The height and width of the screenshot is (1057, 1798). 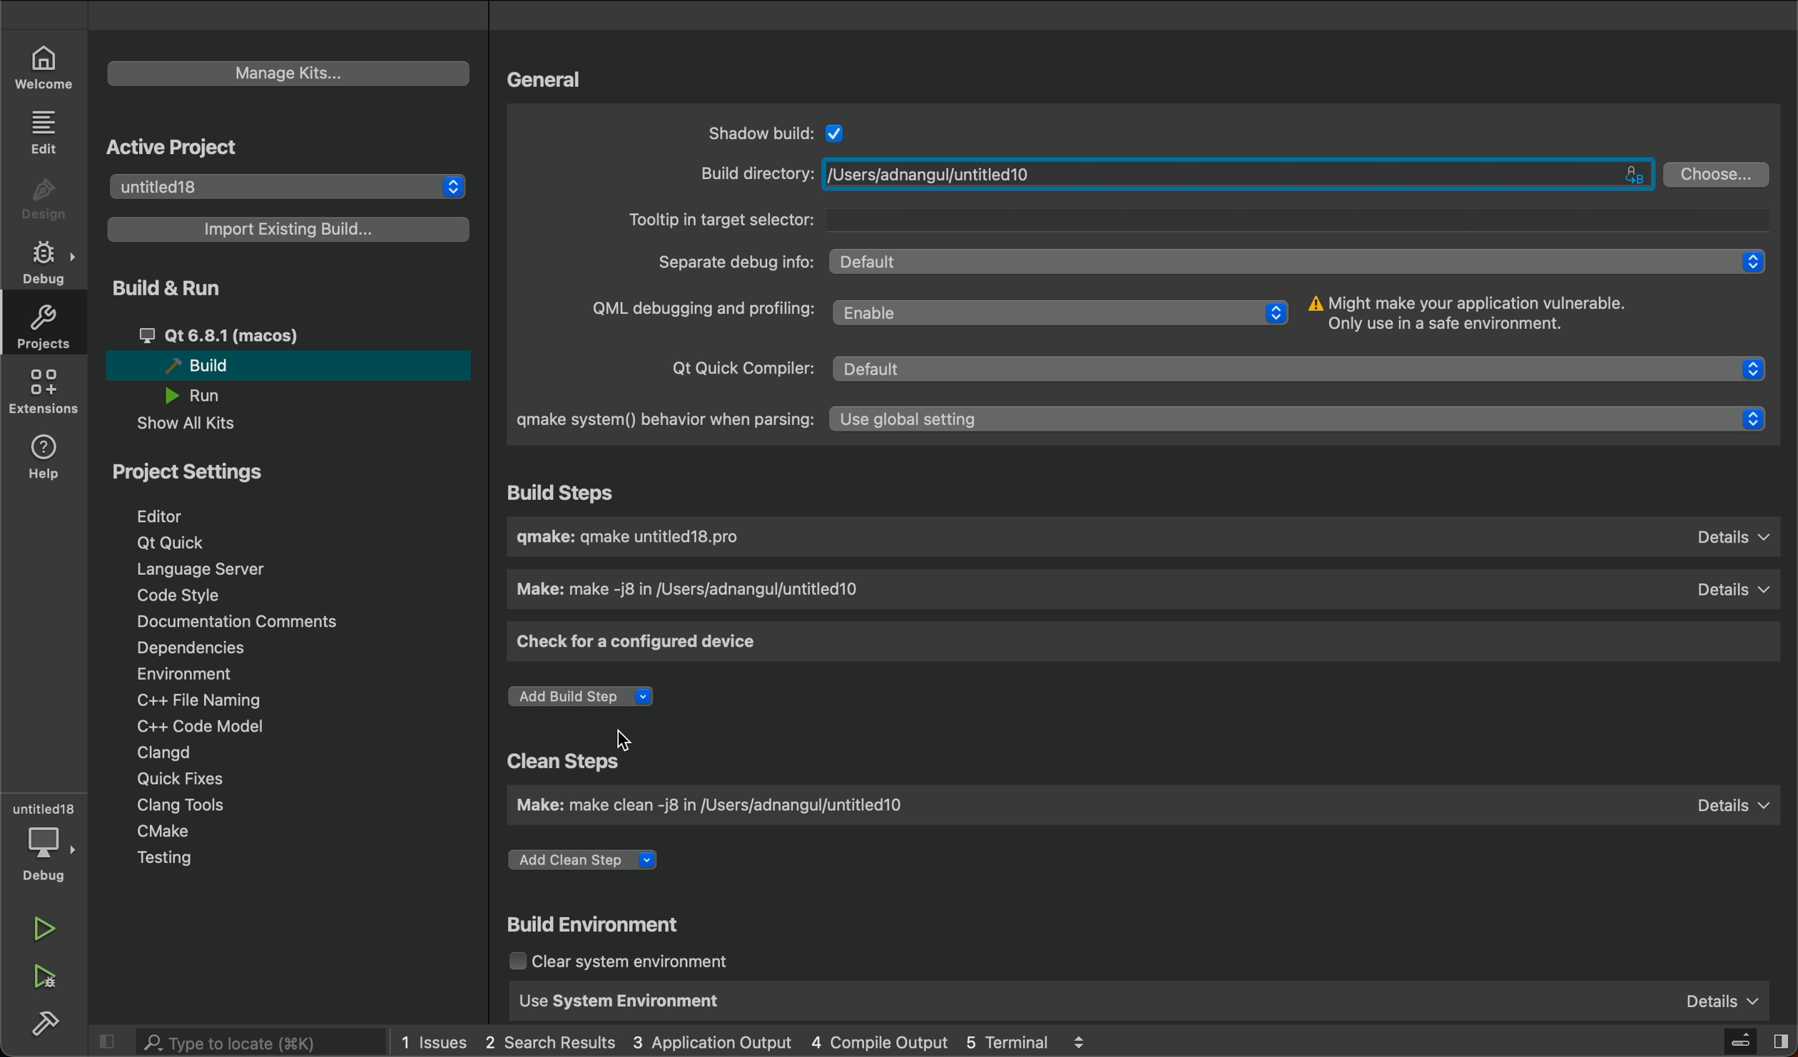 I want to click on Cursor, so click(x=623, y=740).